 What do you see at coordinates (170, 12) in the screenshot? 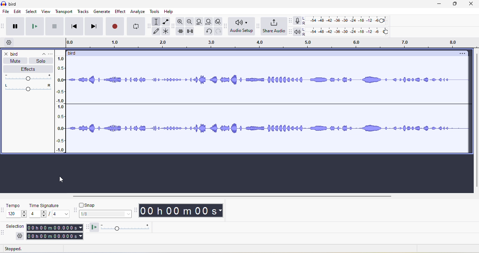
I see `help` at bounding box center [170, 12].